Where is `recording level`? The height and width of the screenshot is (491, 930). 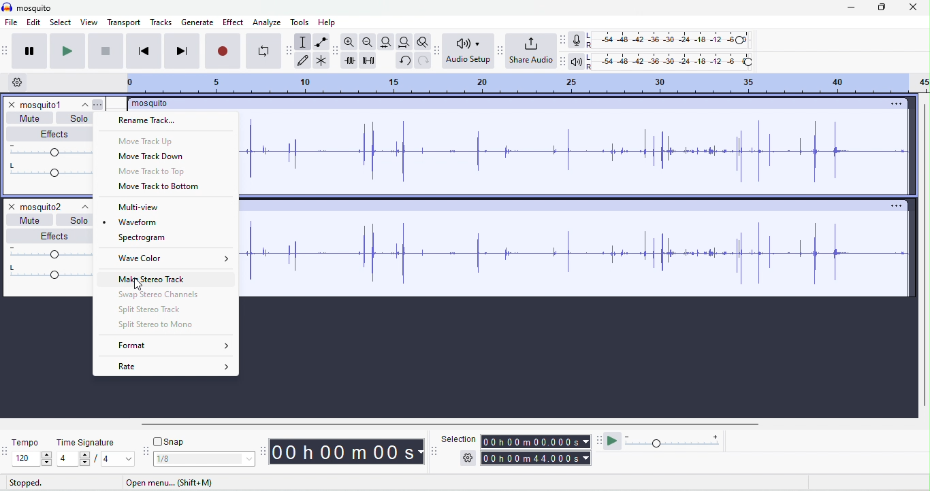
recording level is located at coordinates (667, 39).